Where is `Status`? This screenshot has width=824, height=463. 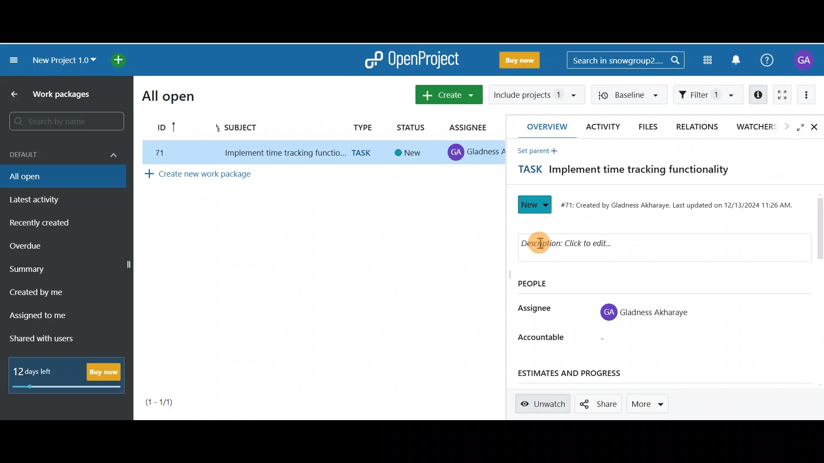 Status is located at coordinates (412, 126).